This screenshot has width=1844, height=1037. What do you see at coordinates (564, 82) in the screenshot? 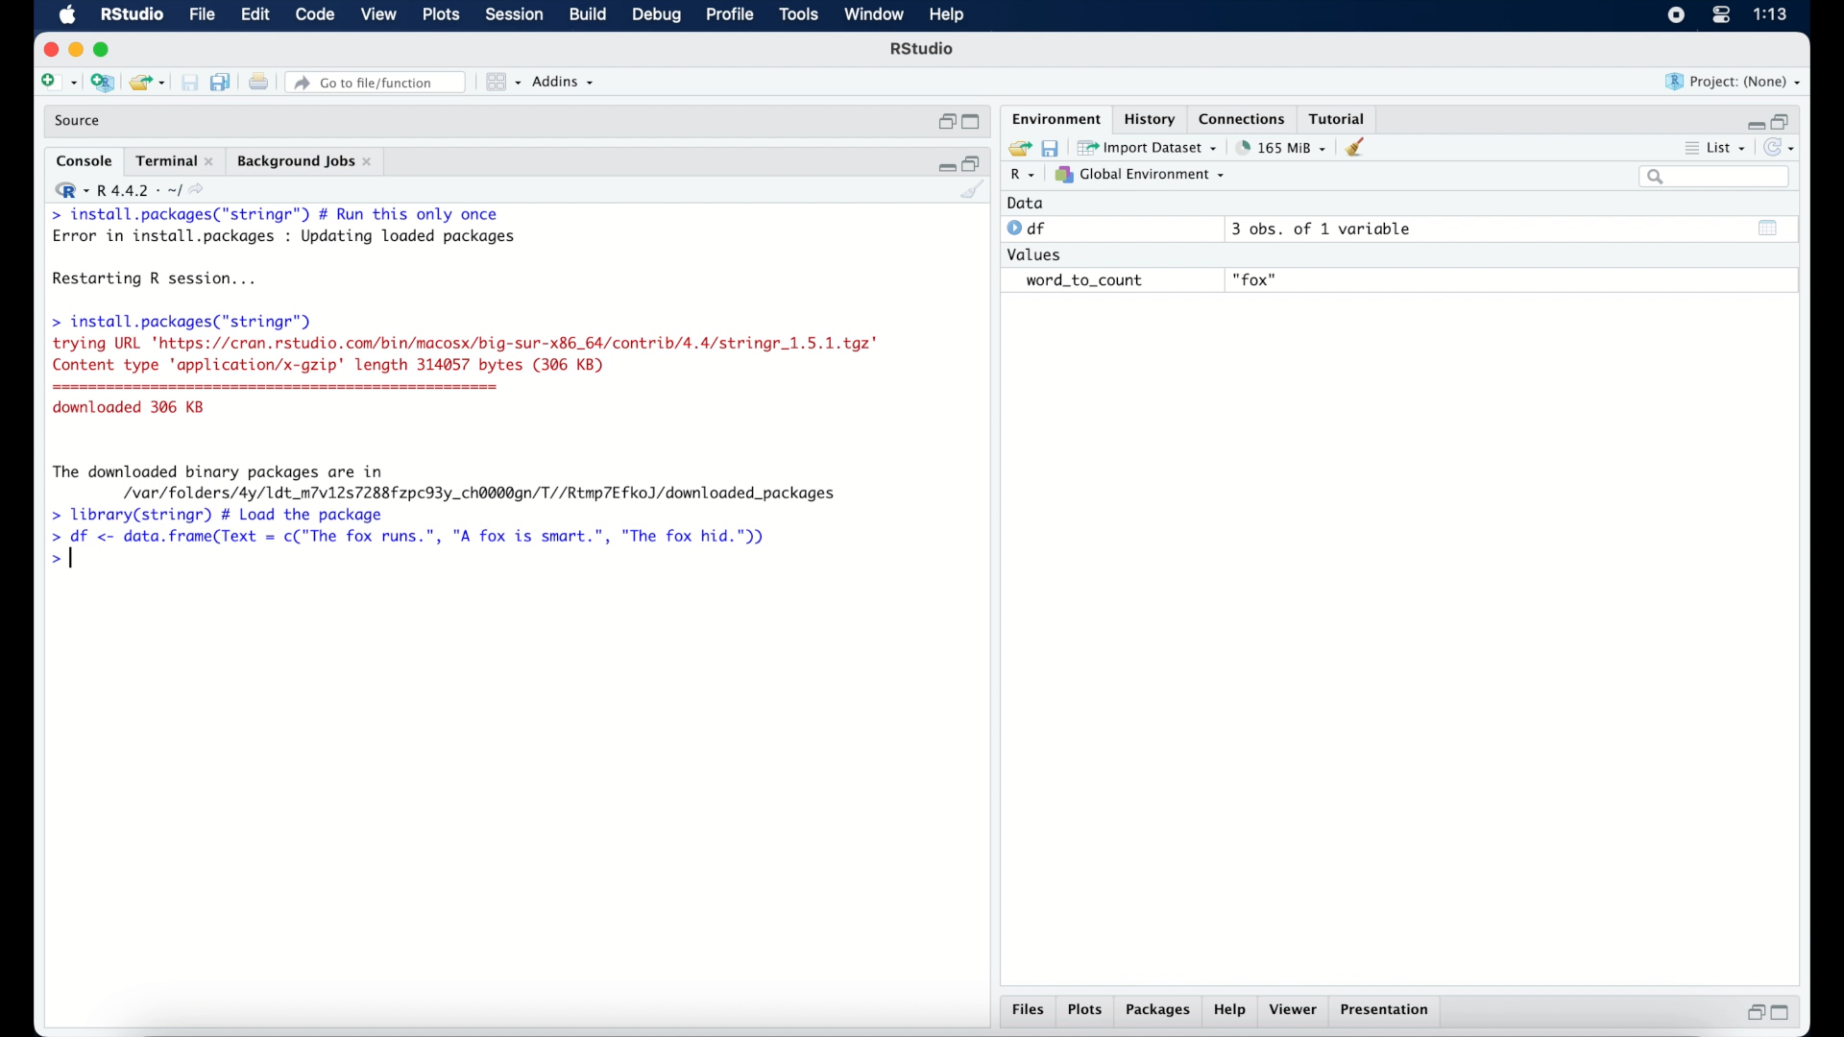
I see `addins` at bounding box center [564, 82].